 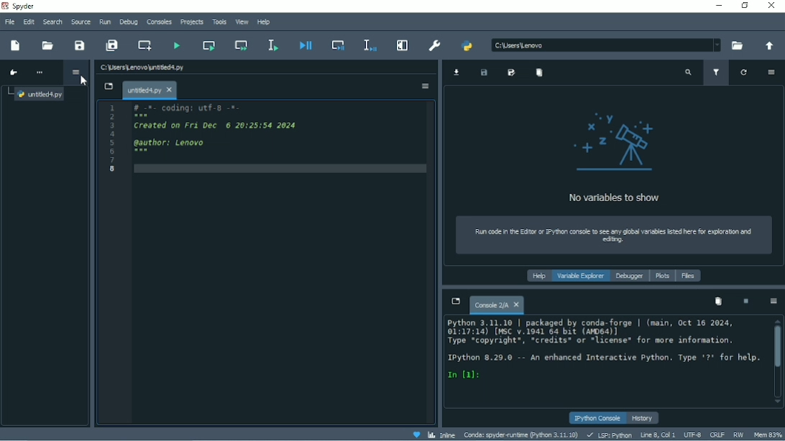 What do you see at coordinates (716, 74) in the screenshot?
I see `Filter variables` at bounding box center [716, 74].